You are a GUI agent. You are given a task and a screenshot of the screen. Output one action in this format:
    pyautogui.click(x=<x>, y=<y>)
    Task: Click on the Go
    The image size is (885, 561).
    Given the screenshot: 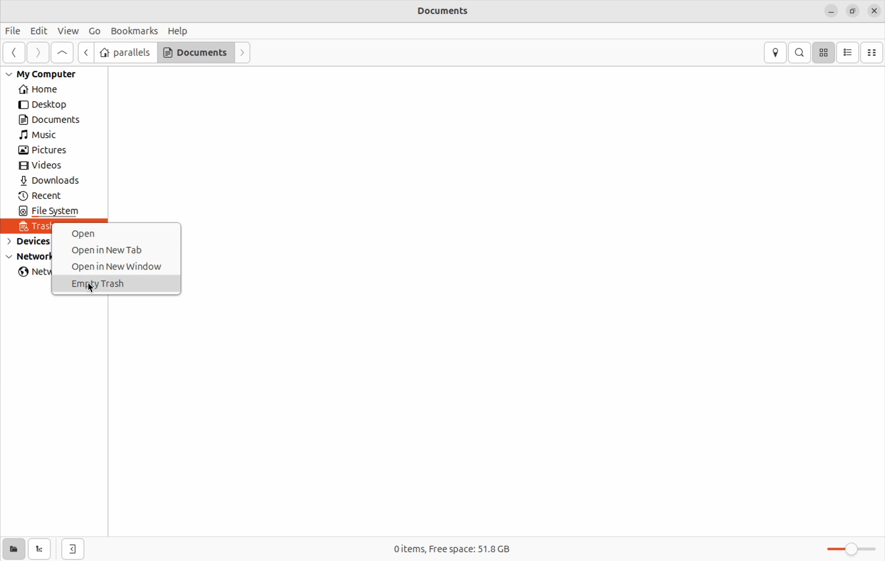 What is the action you would take?
    pyautogui.click(x=96, y=30)
    